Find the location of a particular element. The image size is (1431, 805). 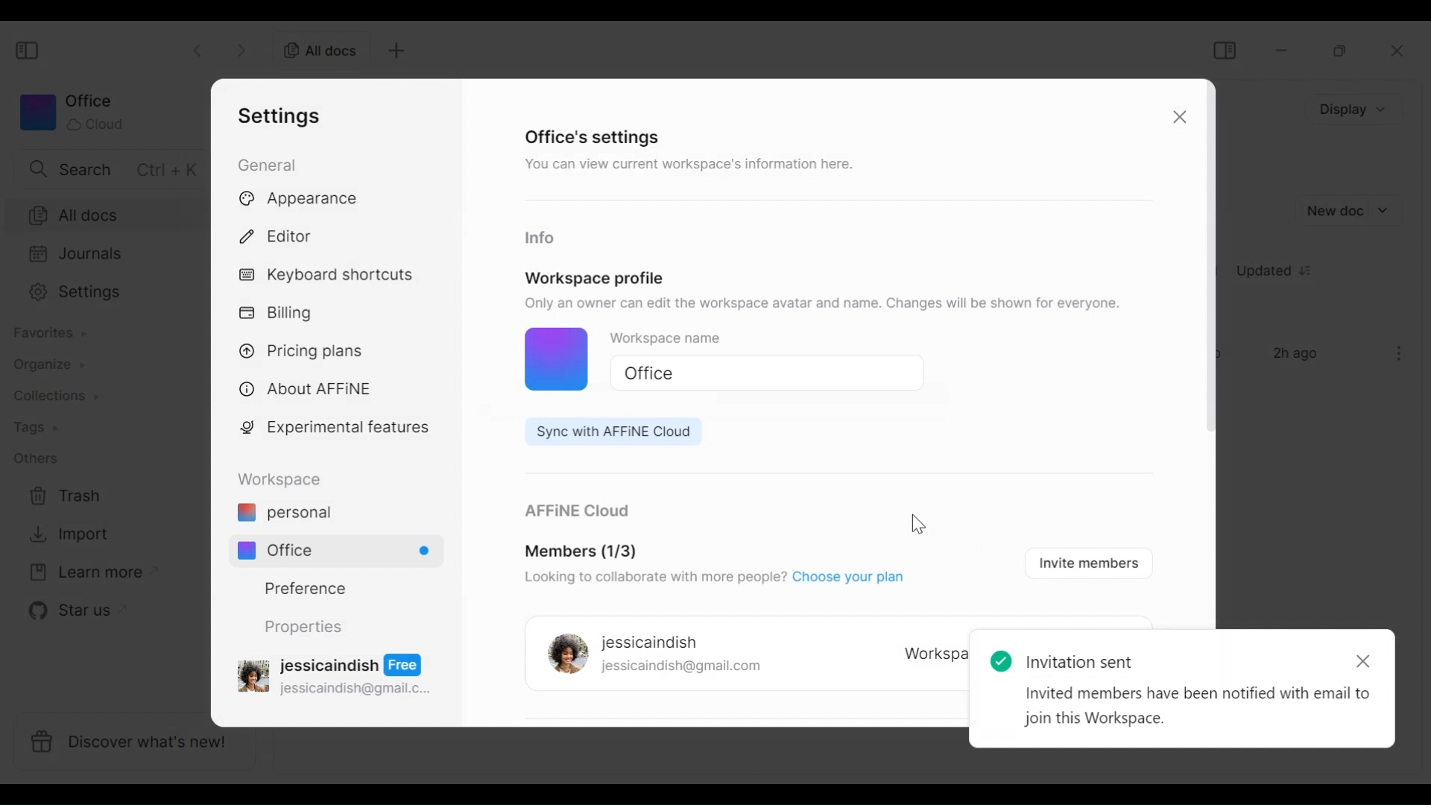

Discover what's new is located at coordinates (140, 745).